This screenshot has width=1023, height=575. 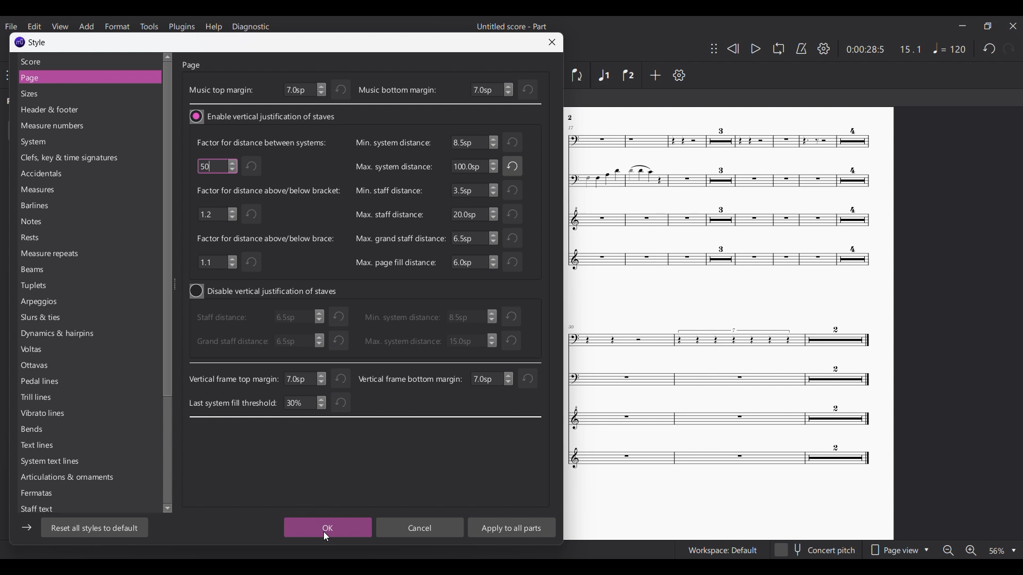 What do you see at coordinates (655, 75) in the screenshot?
I see `Add` at bounding box center [655, 75].